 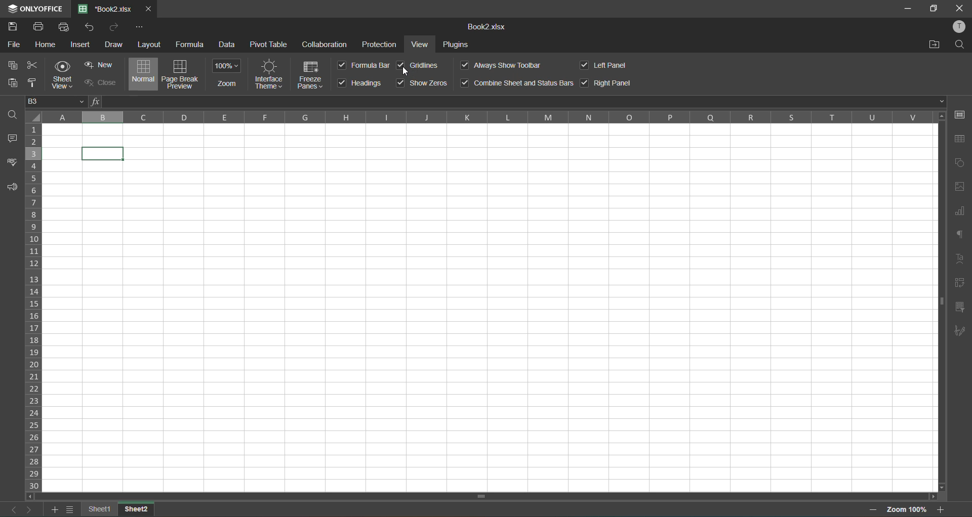 What do you see at coordinates (361, 83) in the screenshot?
I see `heading` at bounding box center [361, 83].